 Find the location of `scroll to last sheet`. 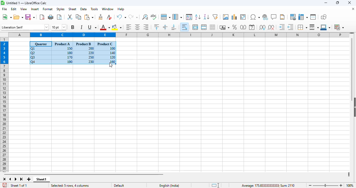

scroll to last sheet is located at coordinates (22, 179).